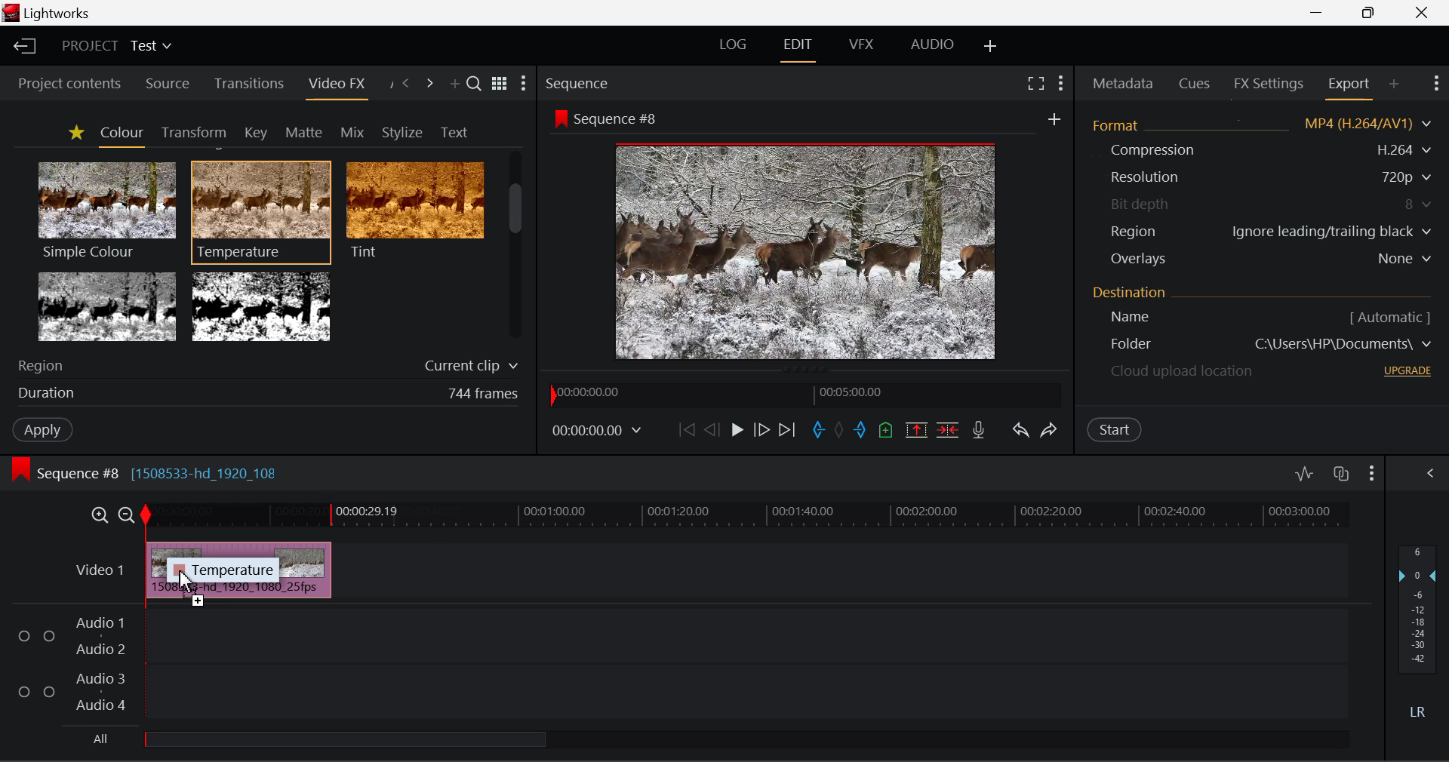  I want to click on Timeline Zoom In, so click(101, 514).